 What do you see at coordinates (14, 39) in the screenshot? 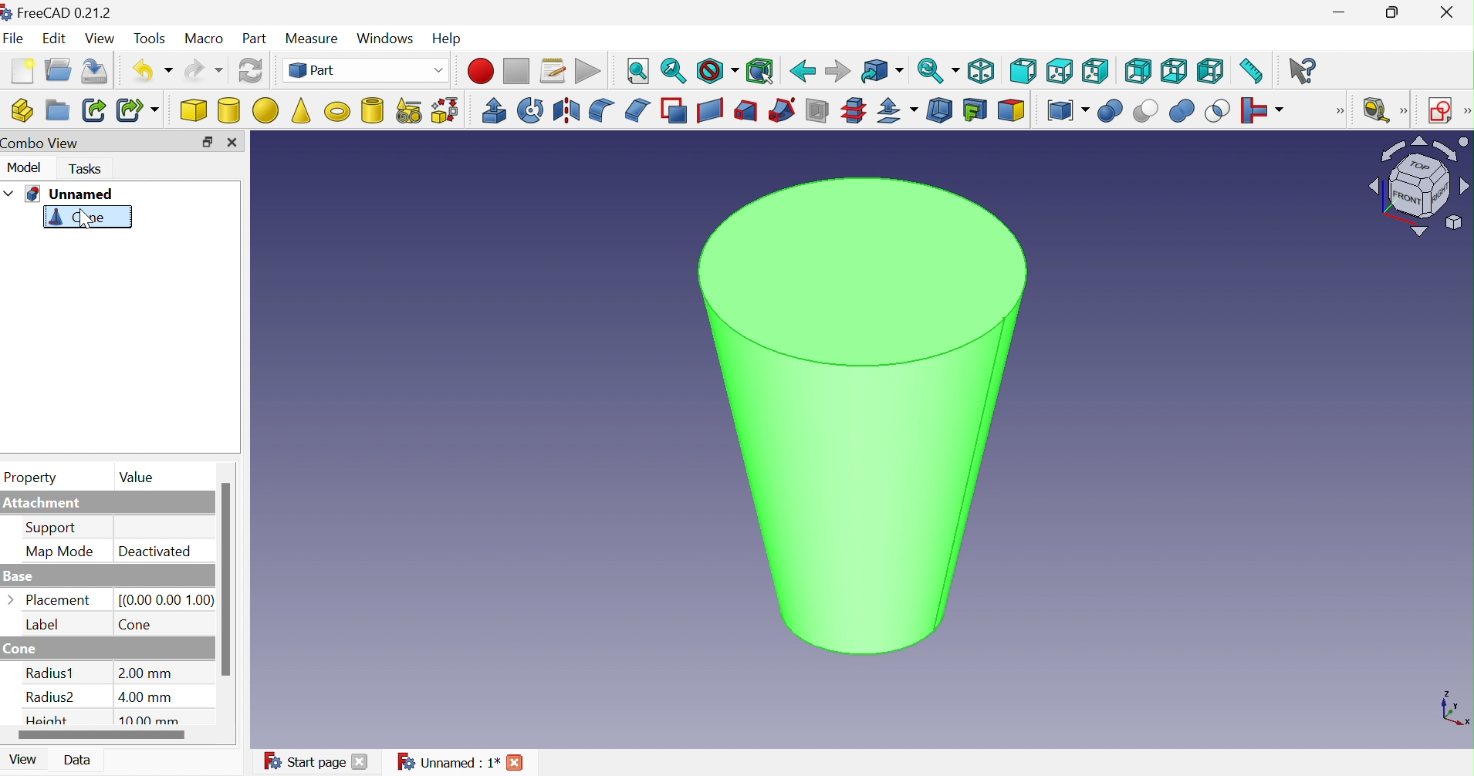
I see `File` at bounding box center [14, 39].